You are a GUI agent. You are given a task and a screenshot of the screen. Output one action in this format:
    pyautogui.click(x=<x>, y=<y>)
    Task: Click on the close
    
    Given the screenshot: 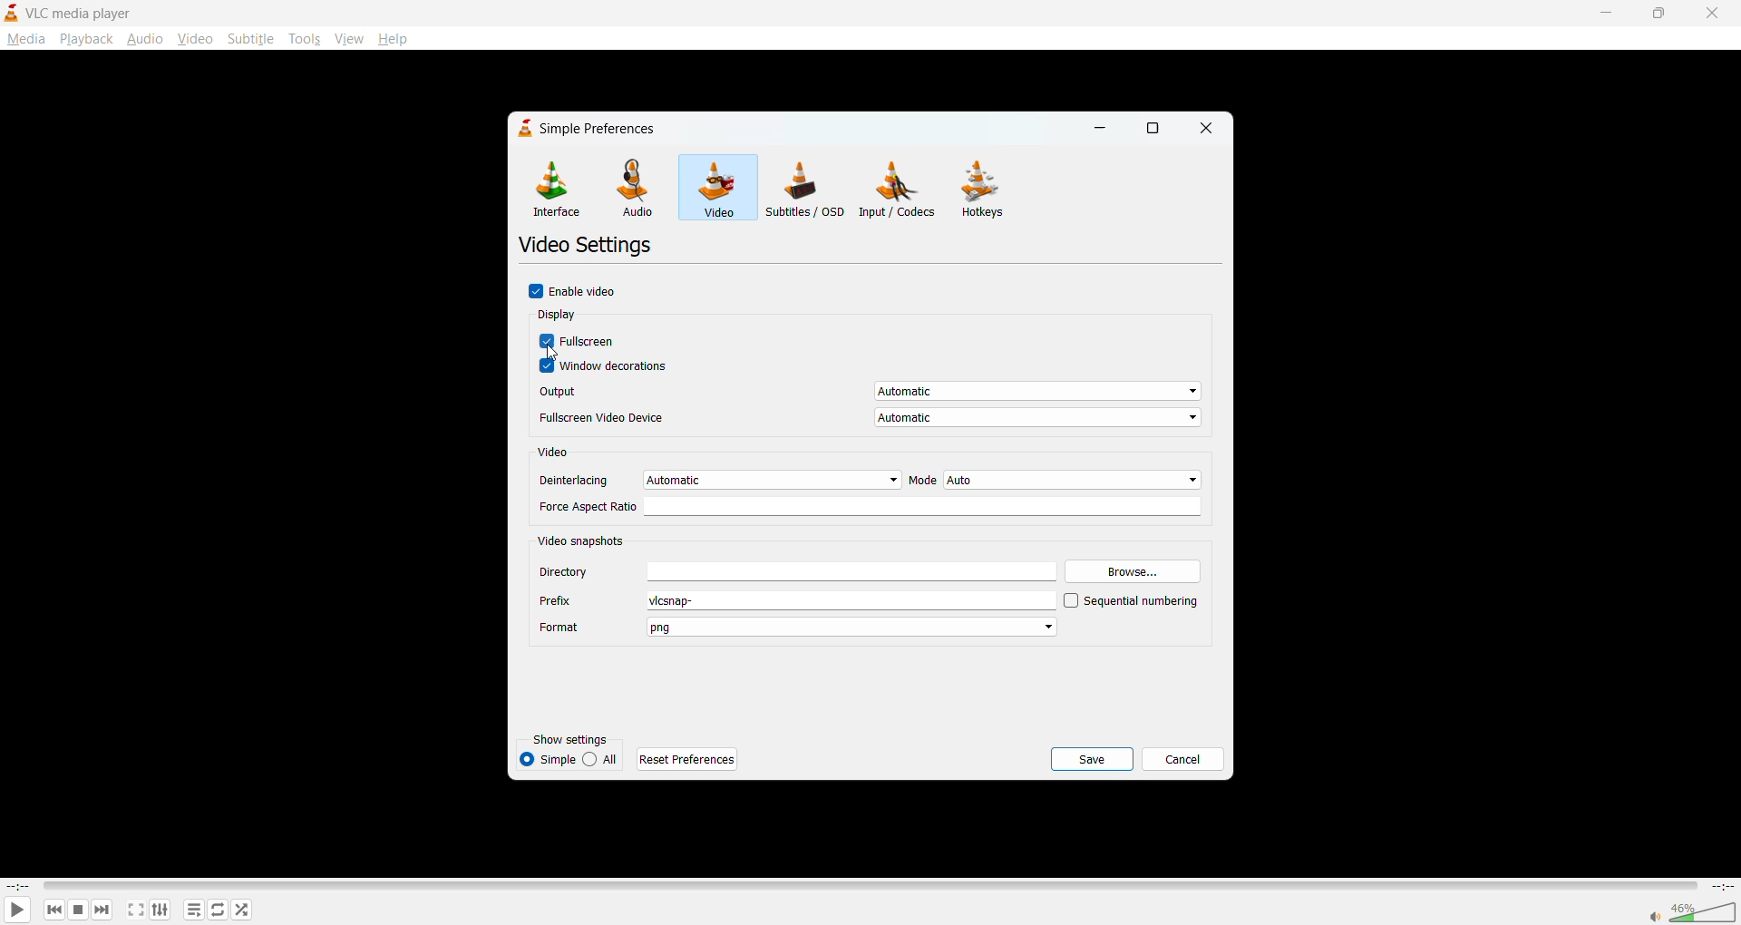 What is the action you would take?
    pyautogui.click(x=1207, y=129)
    